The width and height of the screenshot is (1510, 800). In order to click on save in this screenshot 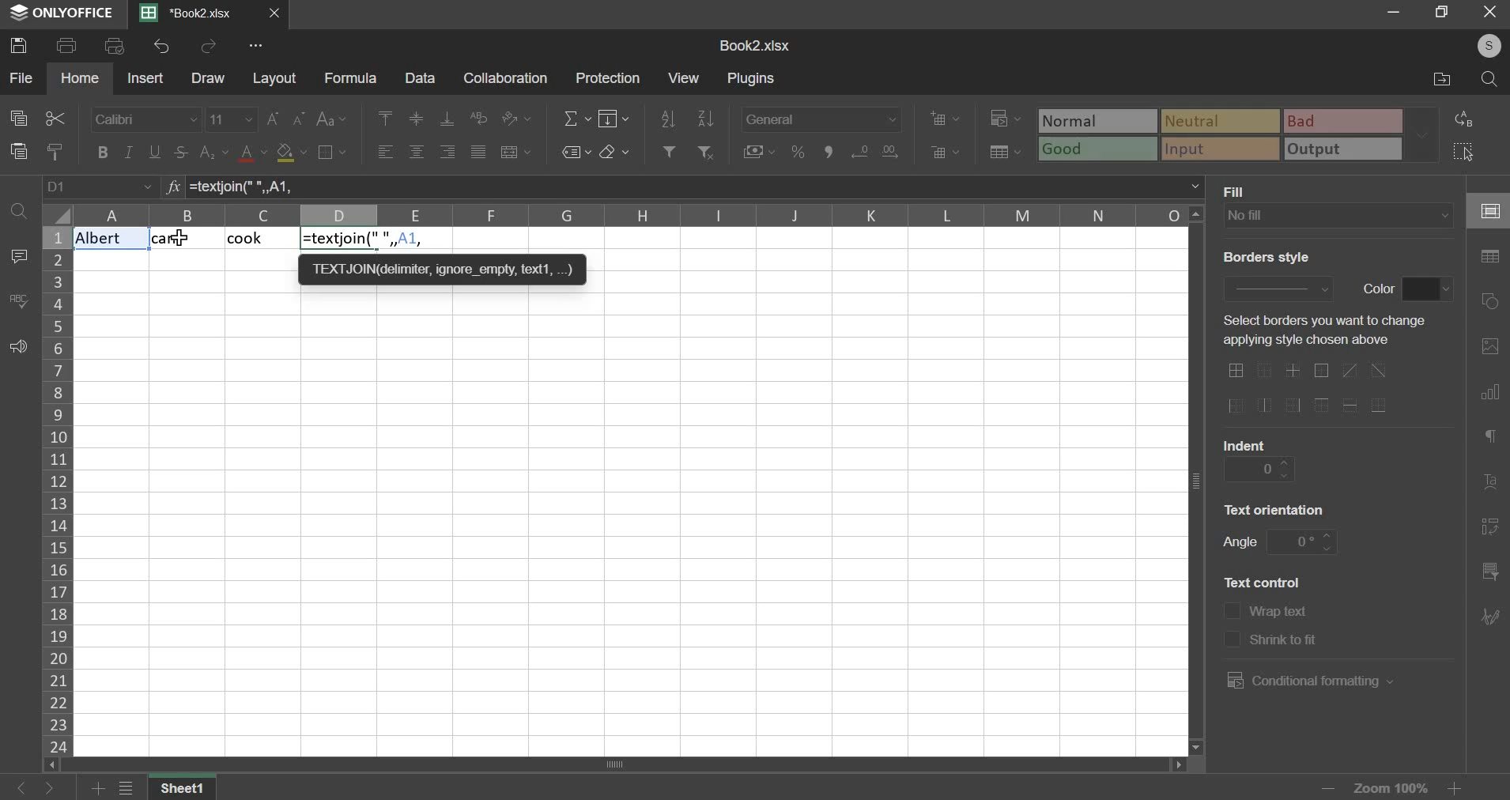, I will do `click(22, 45)`.